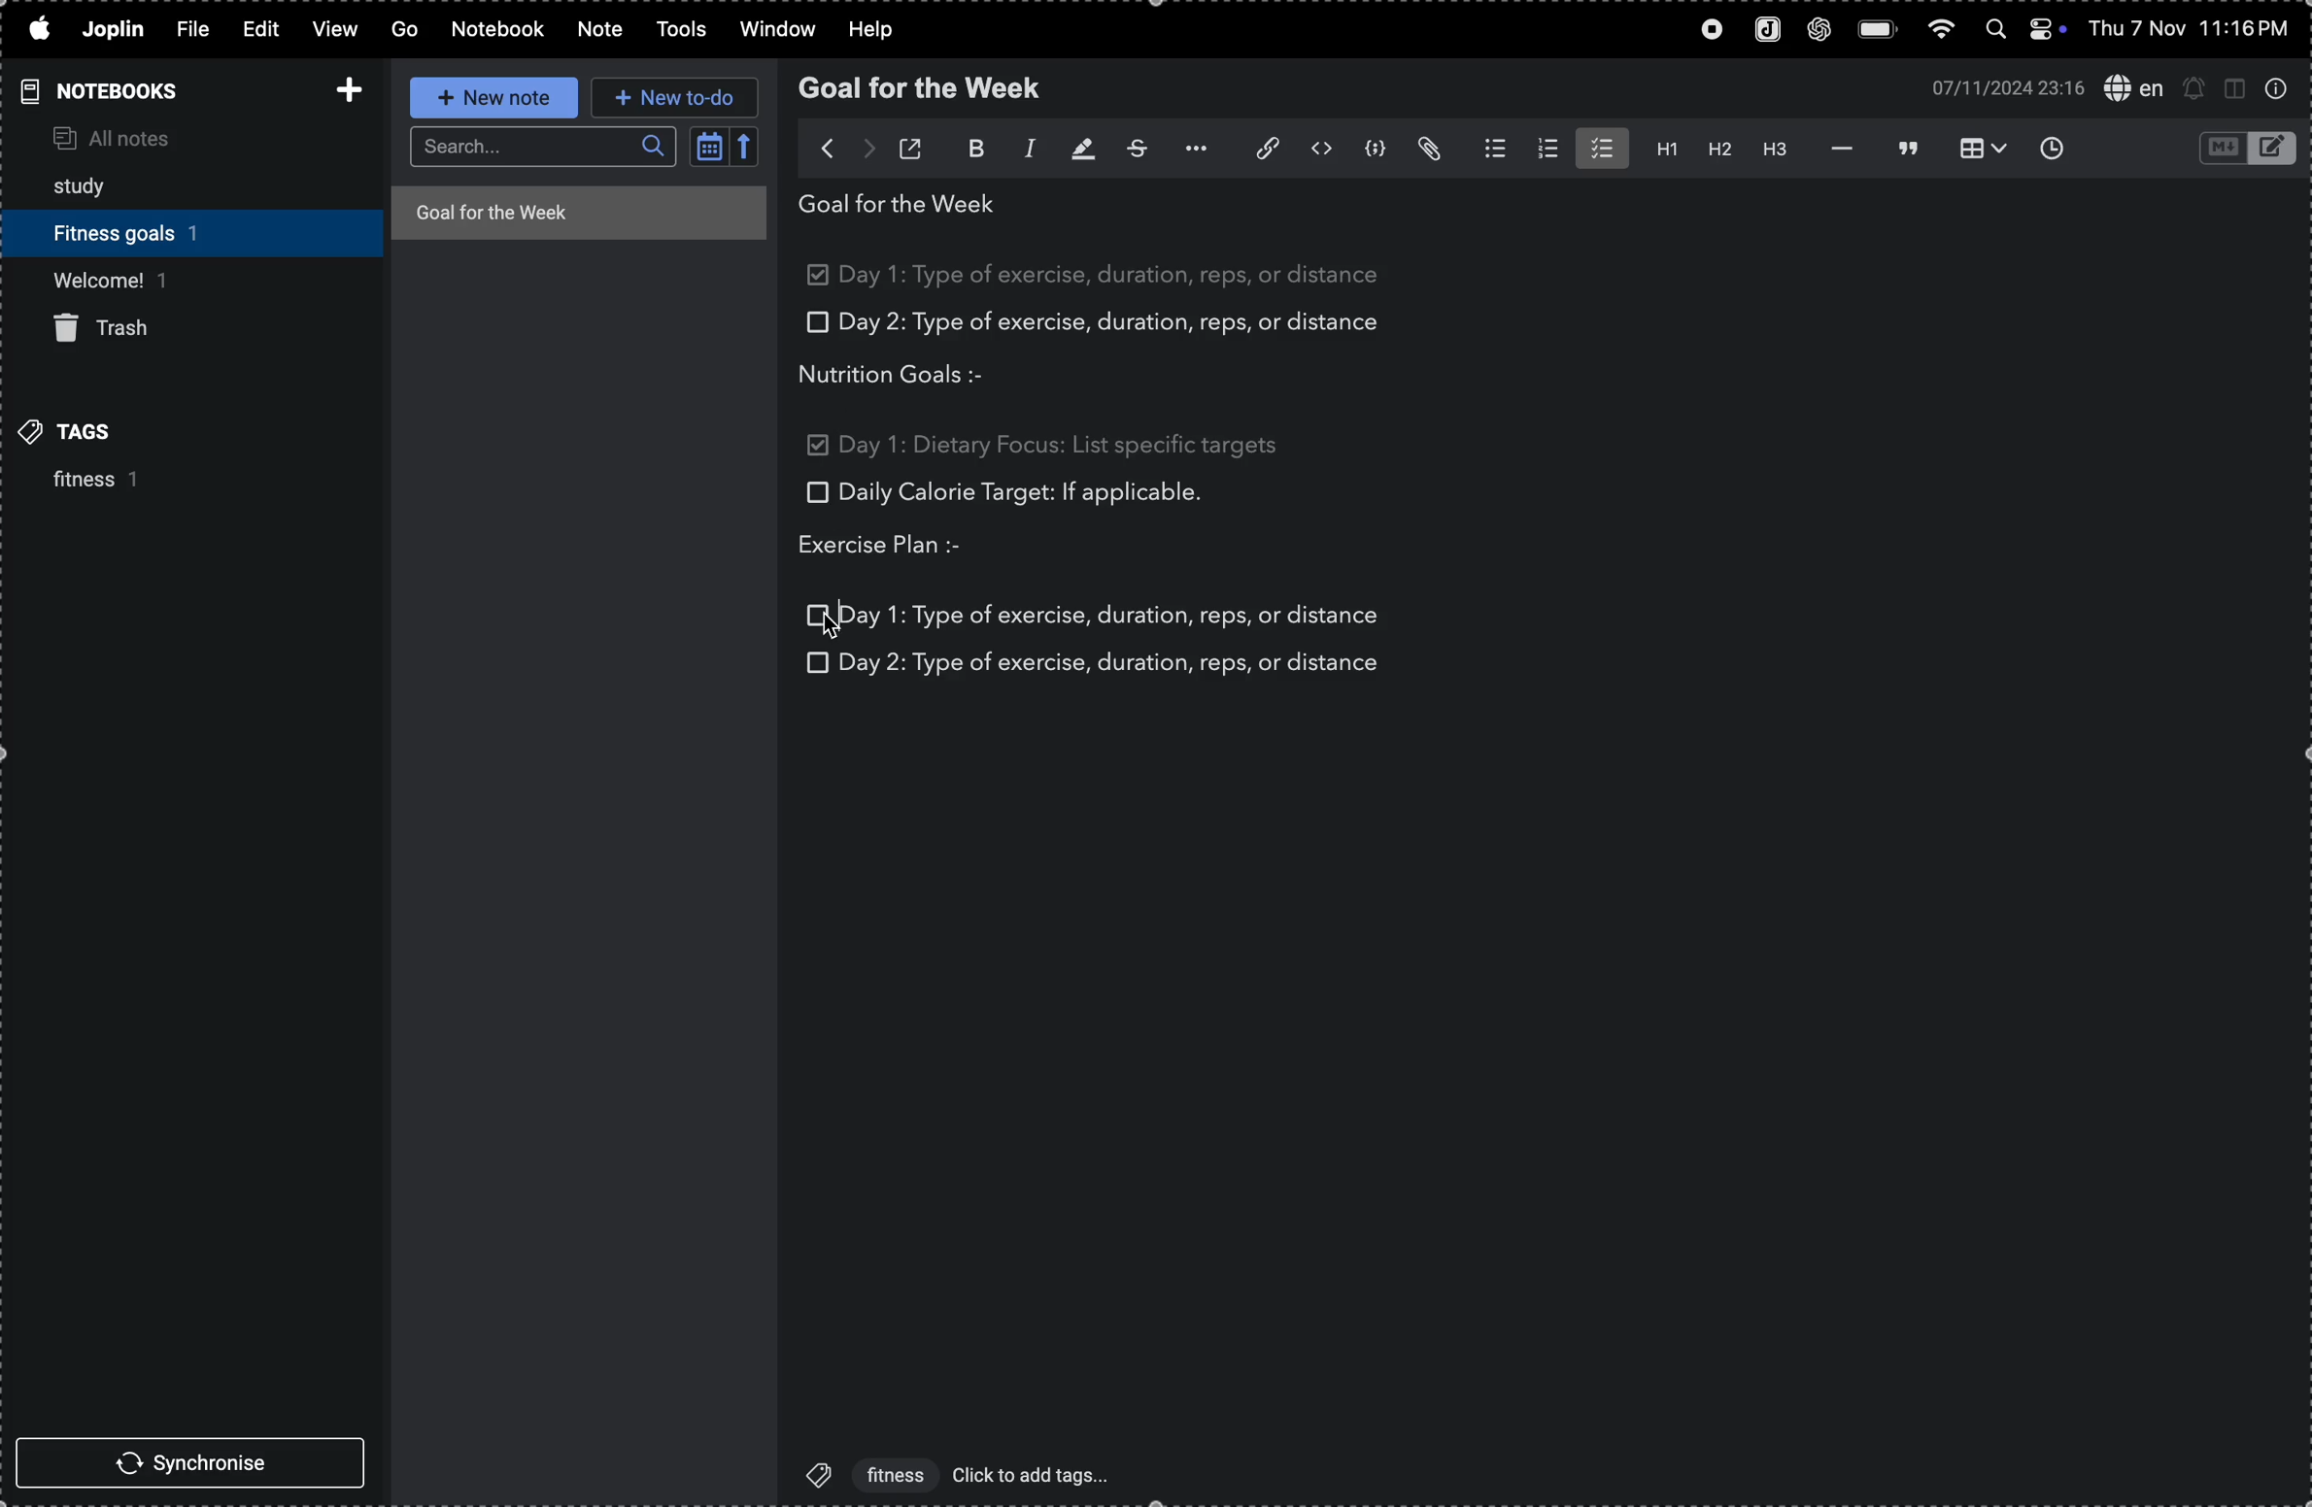 The width and height of the screenshot is (2312, 1507). I want to click on fitness 1, so click(80, 483).